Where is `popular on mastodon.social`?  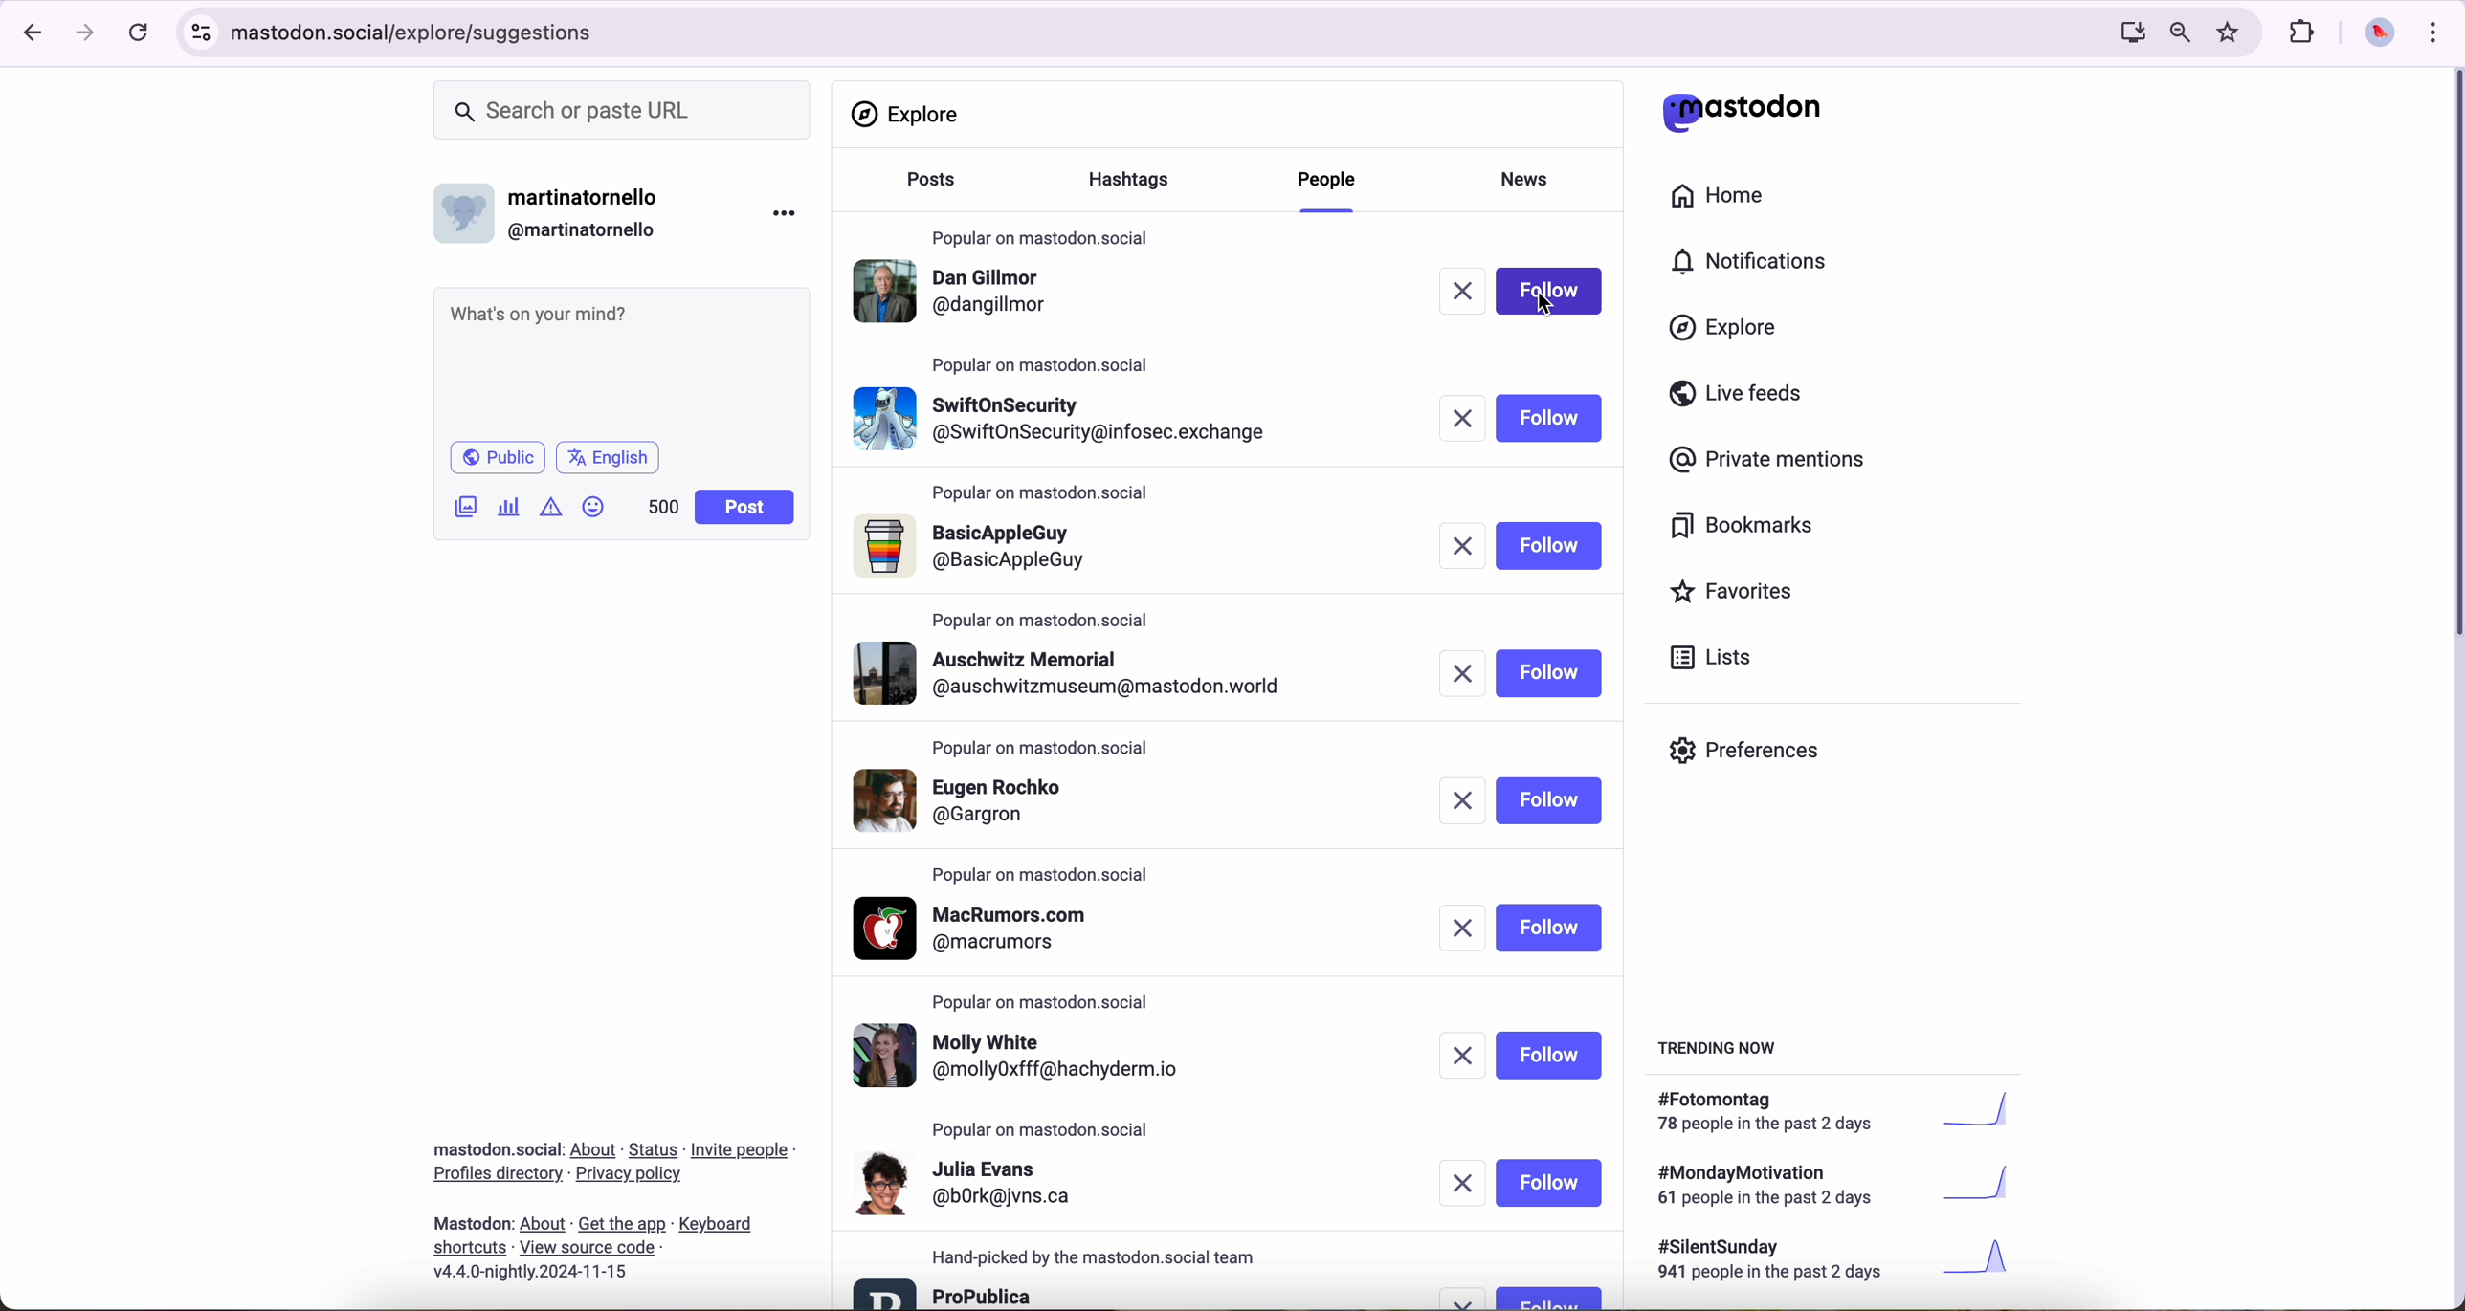 popular on mastodon.social is located at coordinates (1051, 998).